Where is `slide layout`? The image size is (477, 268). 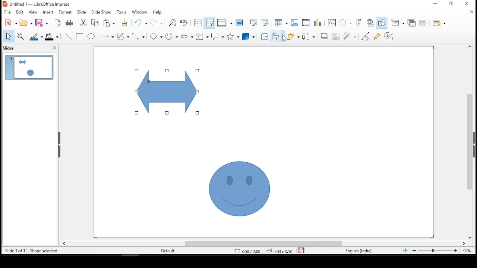 slide layout is located at coordinates (440, 23).